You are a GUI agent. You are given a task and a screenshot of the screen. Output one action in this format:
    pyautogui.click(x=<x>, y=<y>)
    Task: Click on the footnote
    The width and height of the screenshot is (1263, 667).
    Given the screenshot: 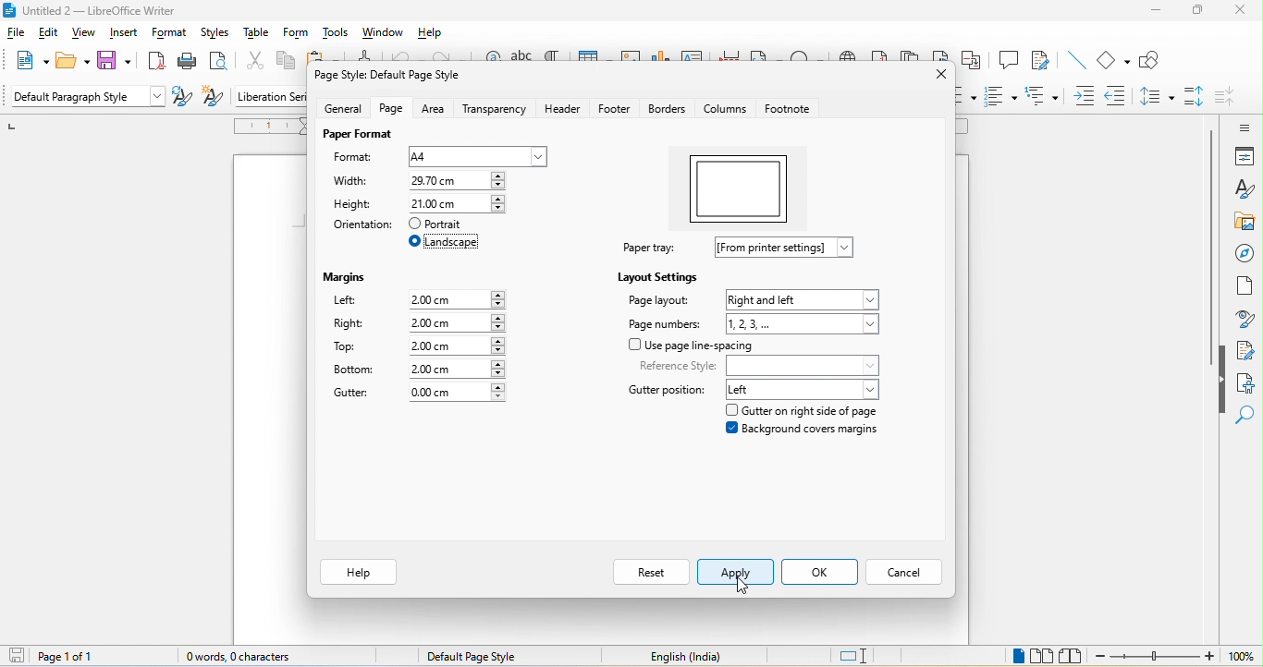 What is the action you would take?
    pyautogui.click(x=790, y=110)
    